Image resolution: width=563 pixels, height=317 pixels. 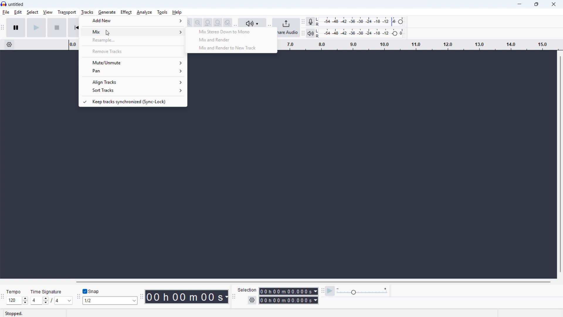 What do you see at coordinates (132, 41) in the screenshot?
I see `Resample ` at bounding box center [132, 41].